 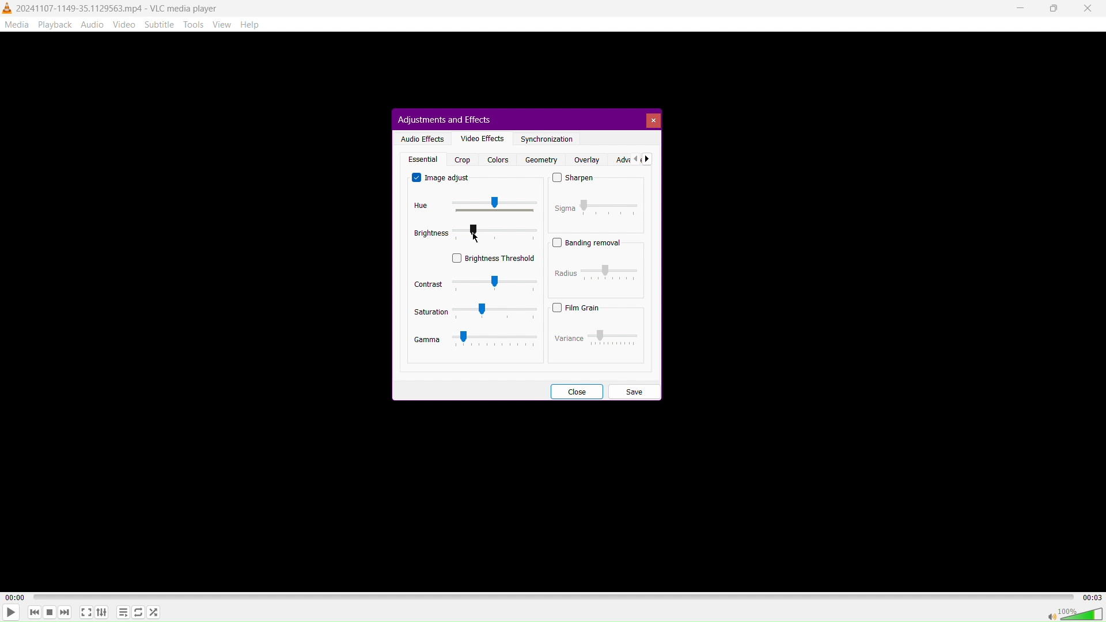 I want to click on Film Grain, so click(x=576, y=308).